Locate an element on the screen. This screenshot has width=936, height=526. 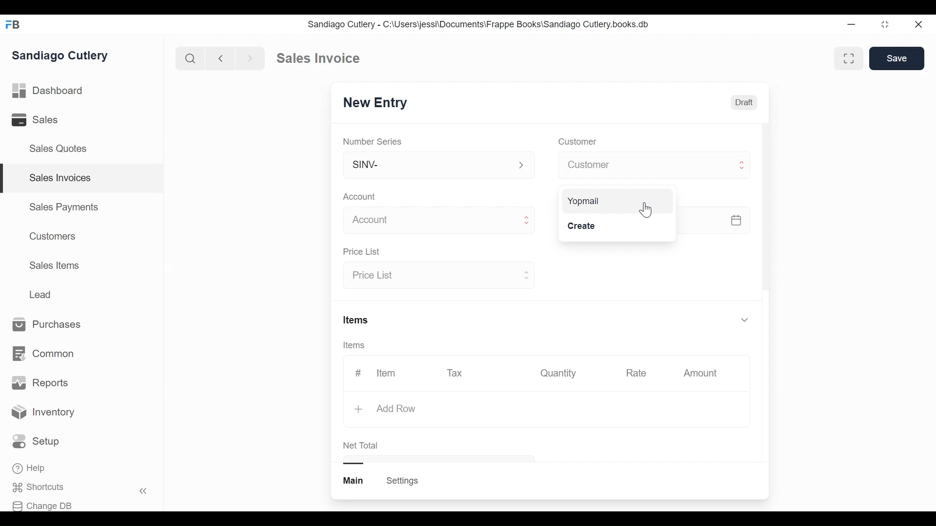
Customer is located at coordinates (654, 165).